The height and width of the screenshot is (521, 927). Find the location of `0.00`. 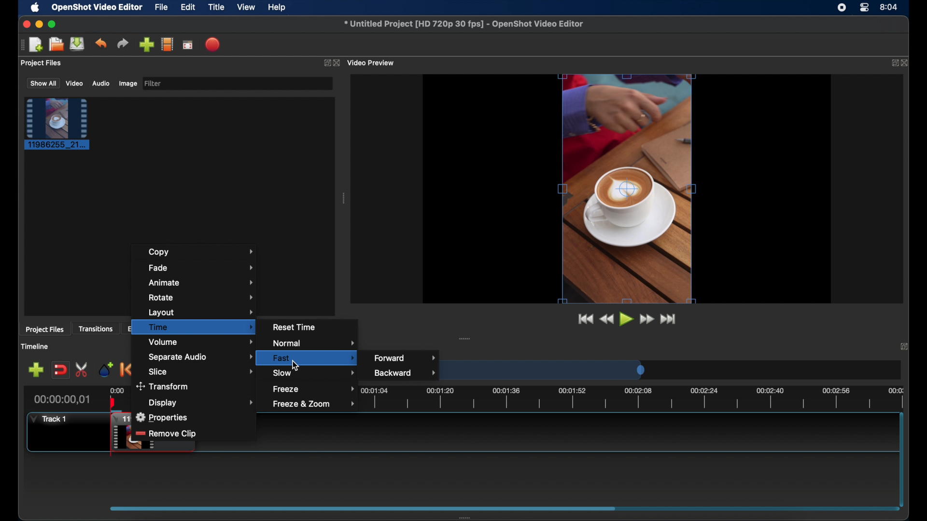

0.00 is located at coordinates (117, 389).